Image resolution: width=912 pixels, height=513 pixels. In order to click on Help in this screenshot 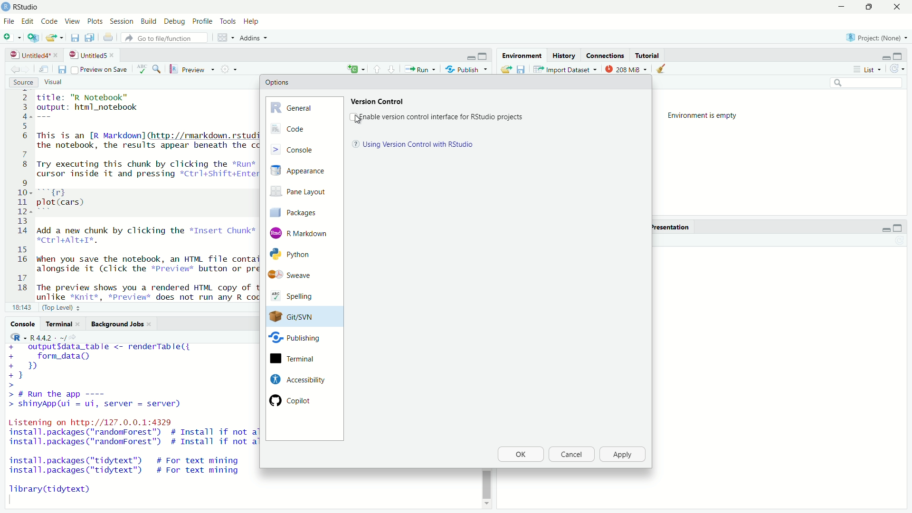, I will do `click(253, 22)`.